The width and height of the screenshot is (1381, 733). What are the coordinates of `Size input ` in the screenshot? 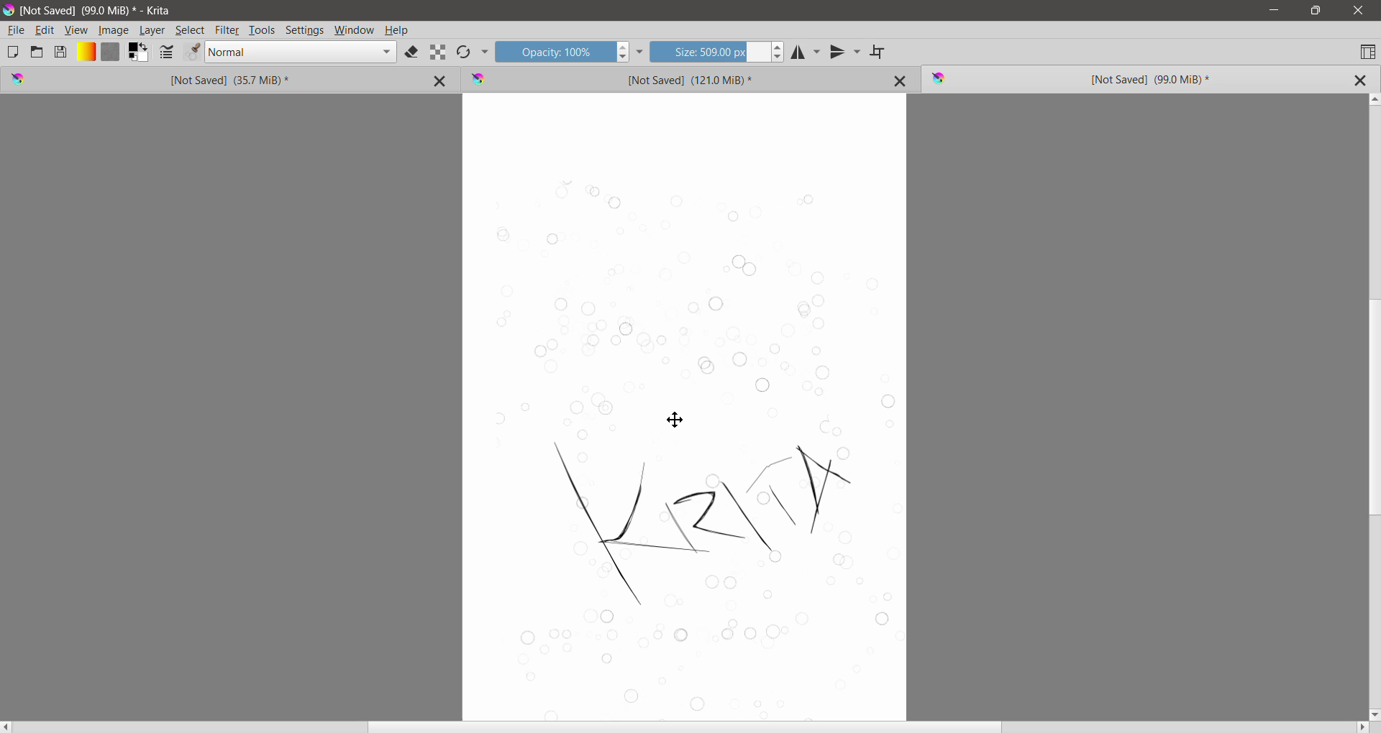 It's located at (708, 51).